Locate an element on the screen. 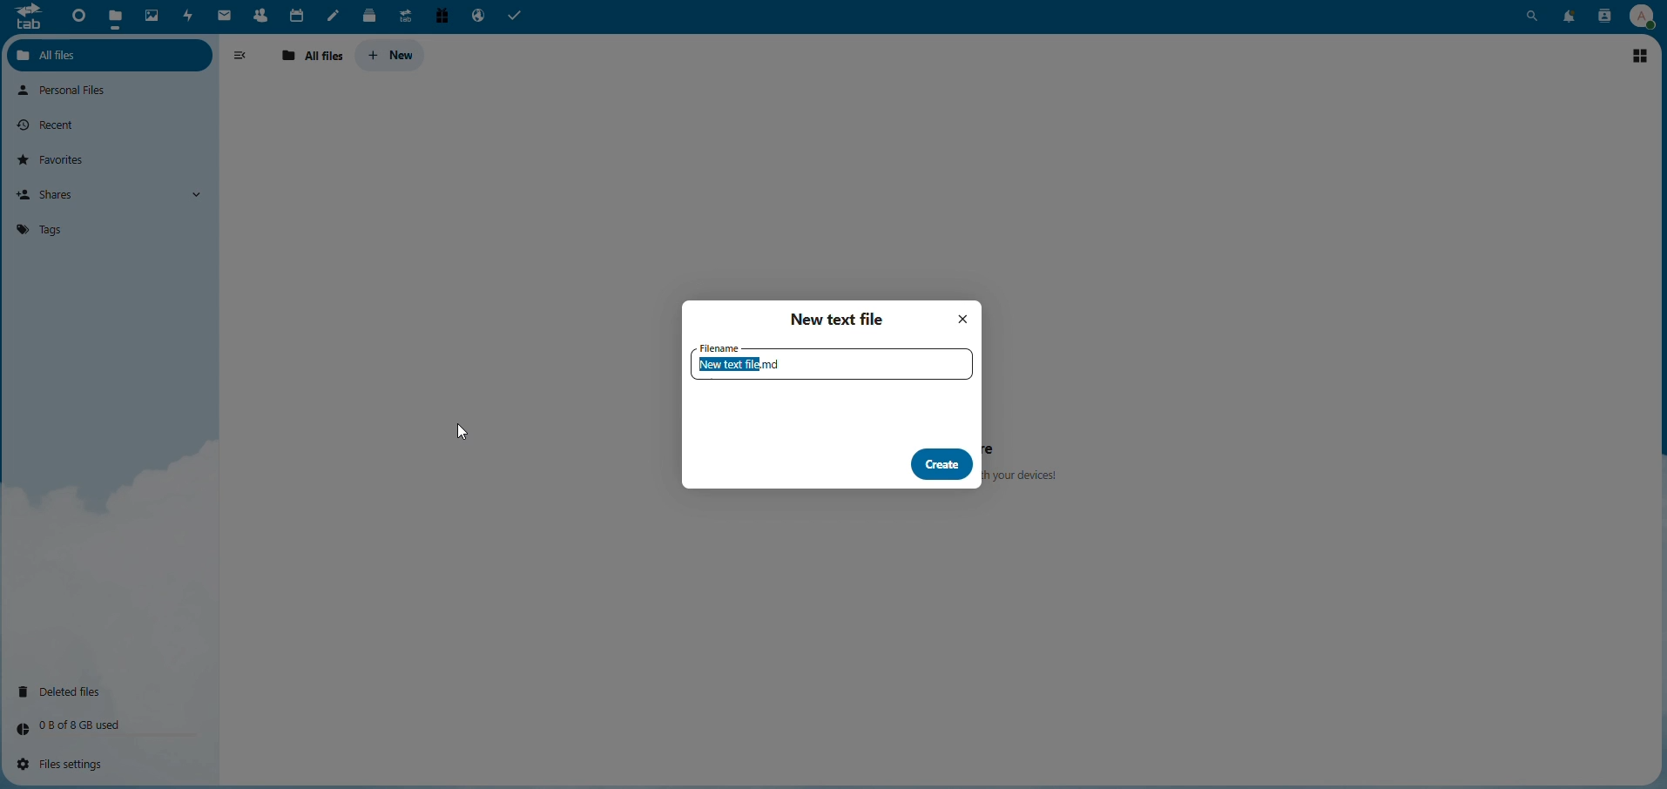  Tags is located at coordinates (39, 228).